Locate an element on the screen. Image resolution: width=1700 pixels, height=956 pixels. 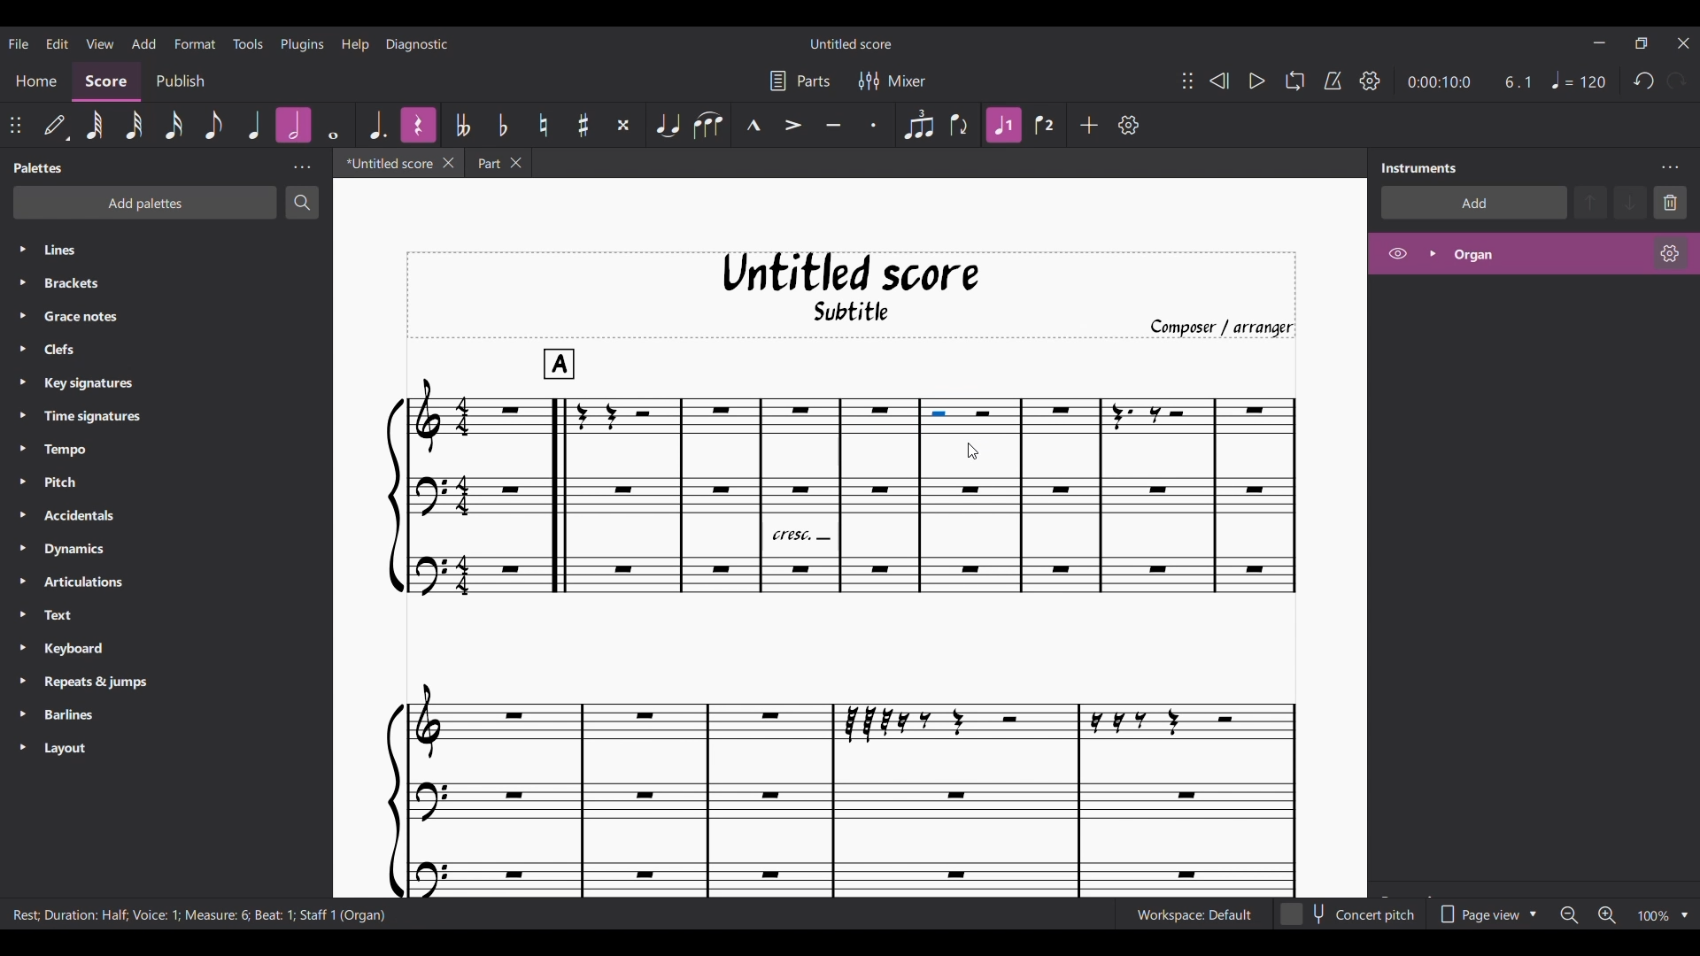
Selected not deleted from measure is located at coordinates (970, 417).